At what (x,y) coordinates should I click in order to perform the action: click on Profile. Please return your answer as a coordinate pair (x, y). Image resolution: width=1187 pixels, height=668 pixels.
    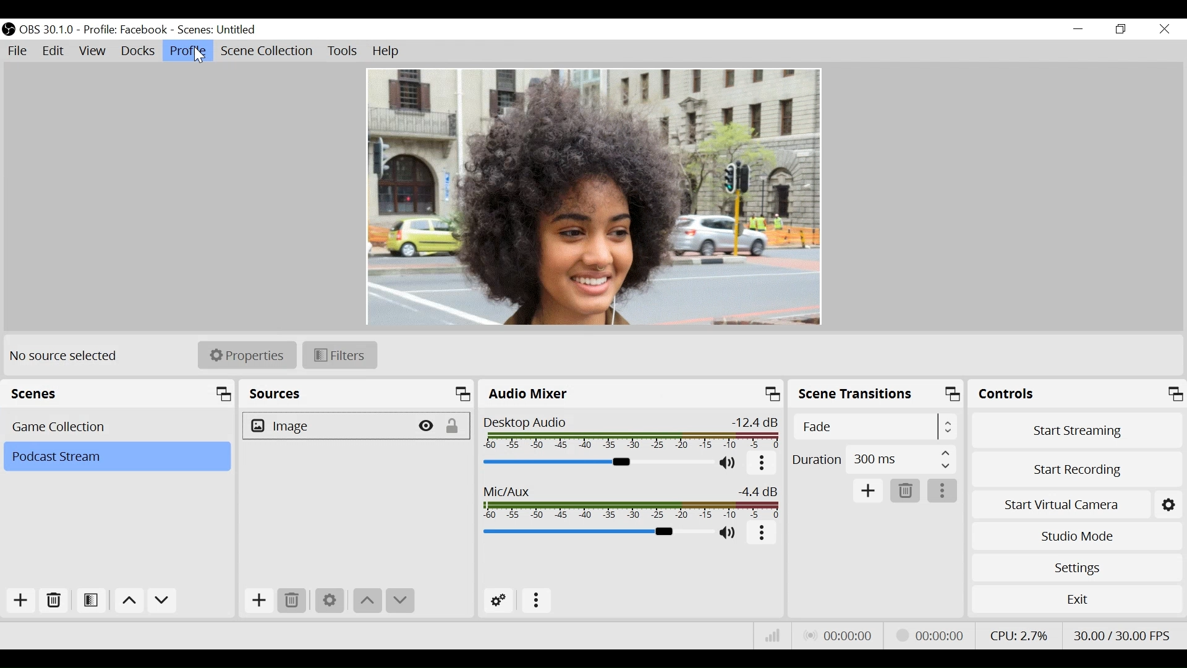
    Looking at the image, I should click on (187, 51).